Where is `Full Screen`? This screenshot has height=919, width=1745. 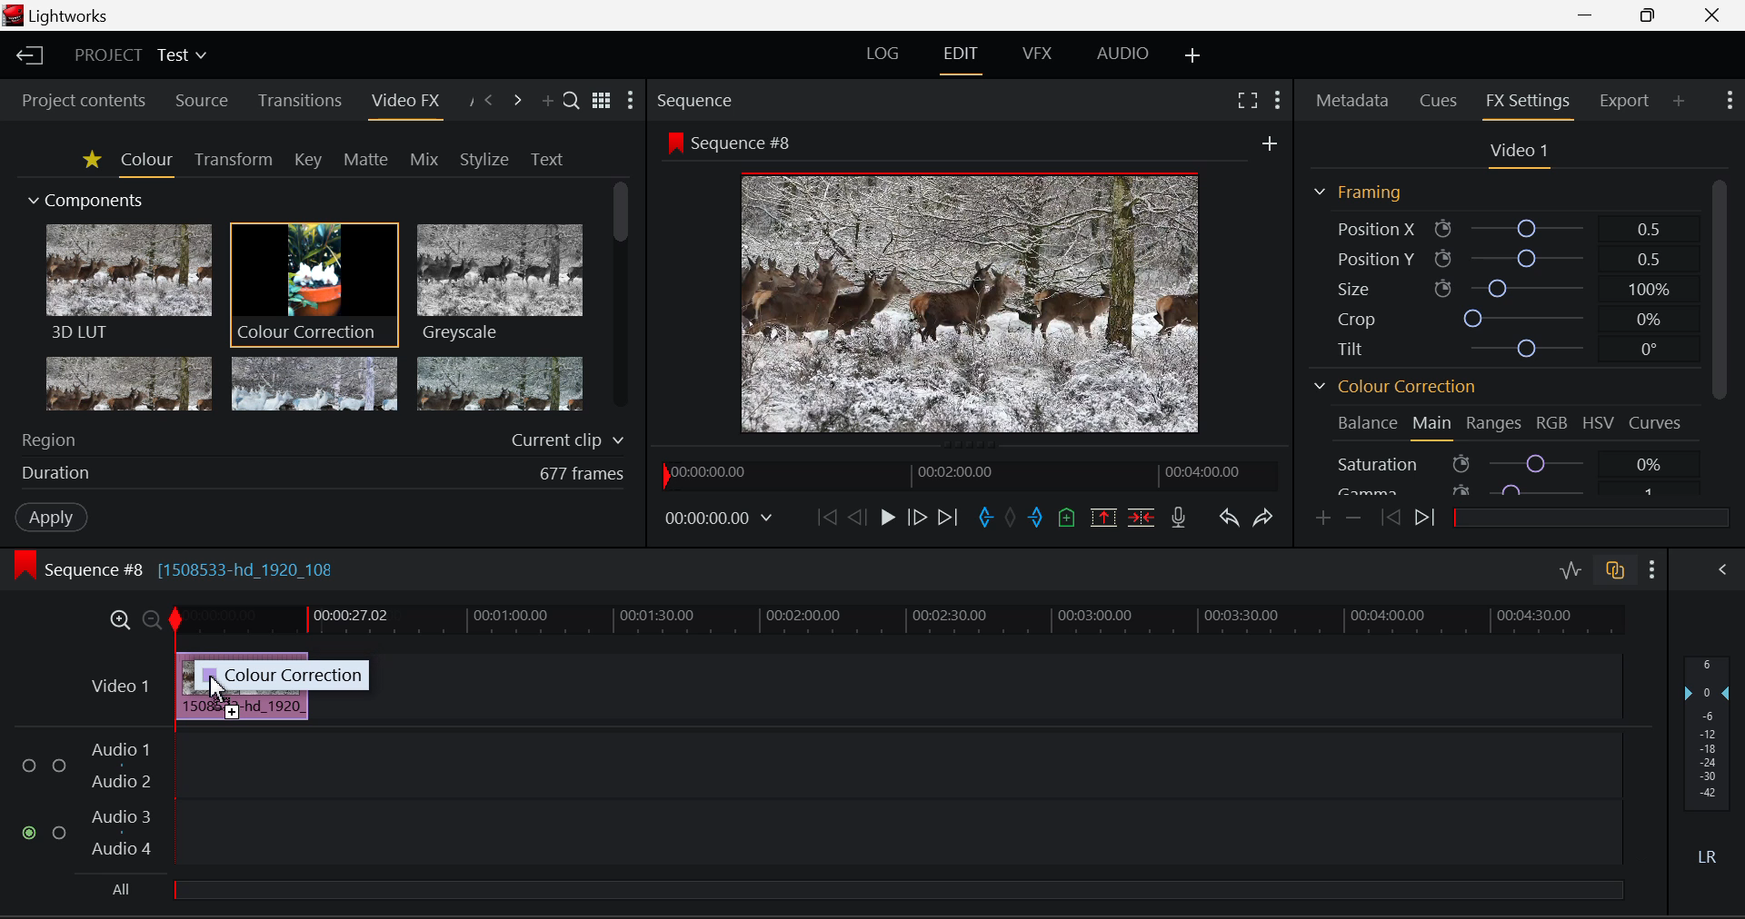
Full Screen is located at coordinates (1248, 102).